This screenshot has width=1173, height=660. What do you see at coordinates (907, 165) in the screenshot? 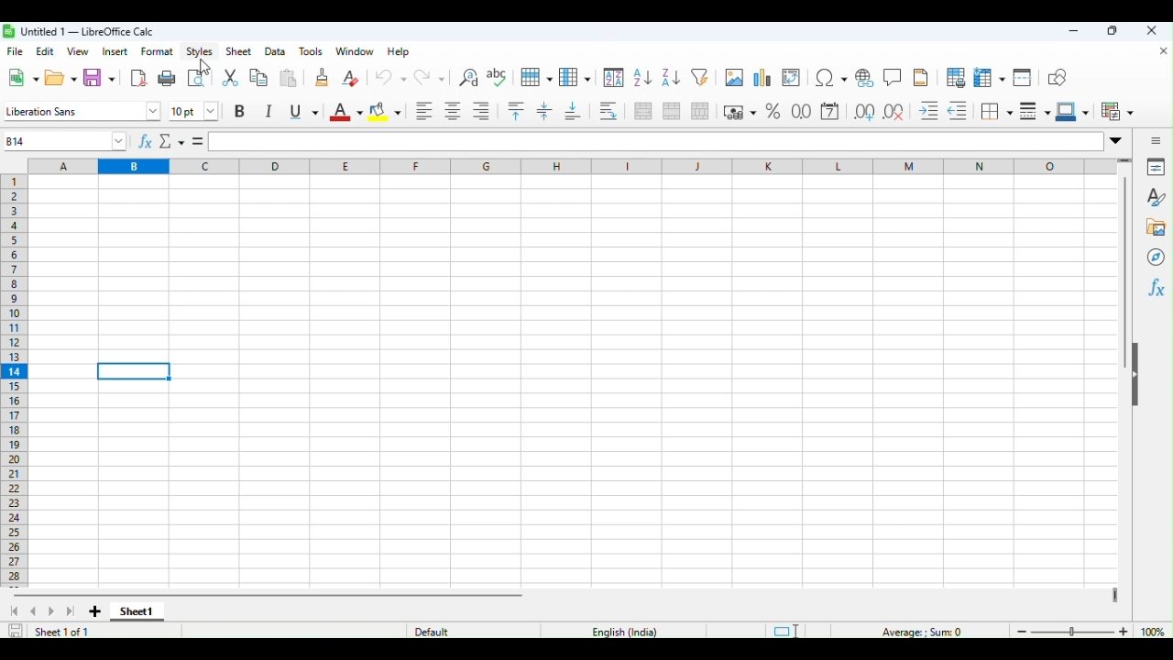
I see `m` at bounding box center [907, 165].